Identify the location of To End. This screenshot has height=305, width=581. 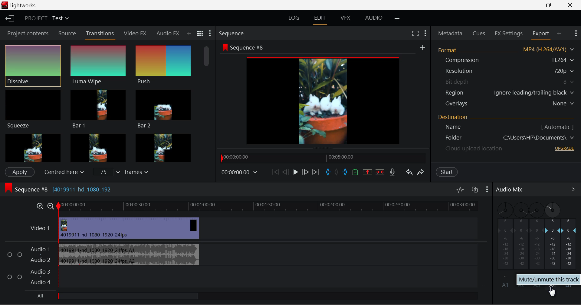
(316, 172).